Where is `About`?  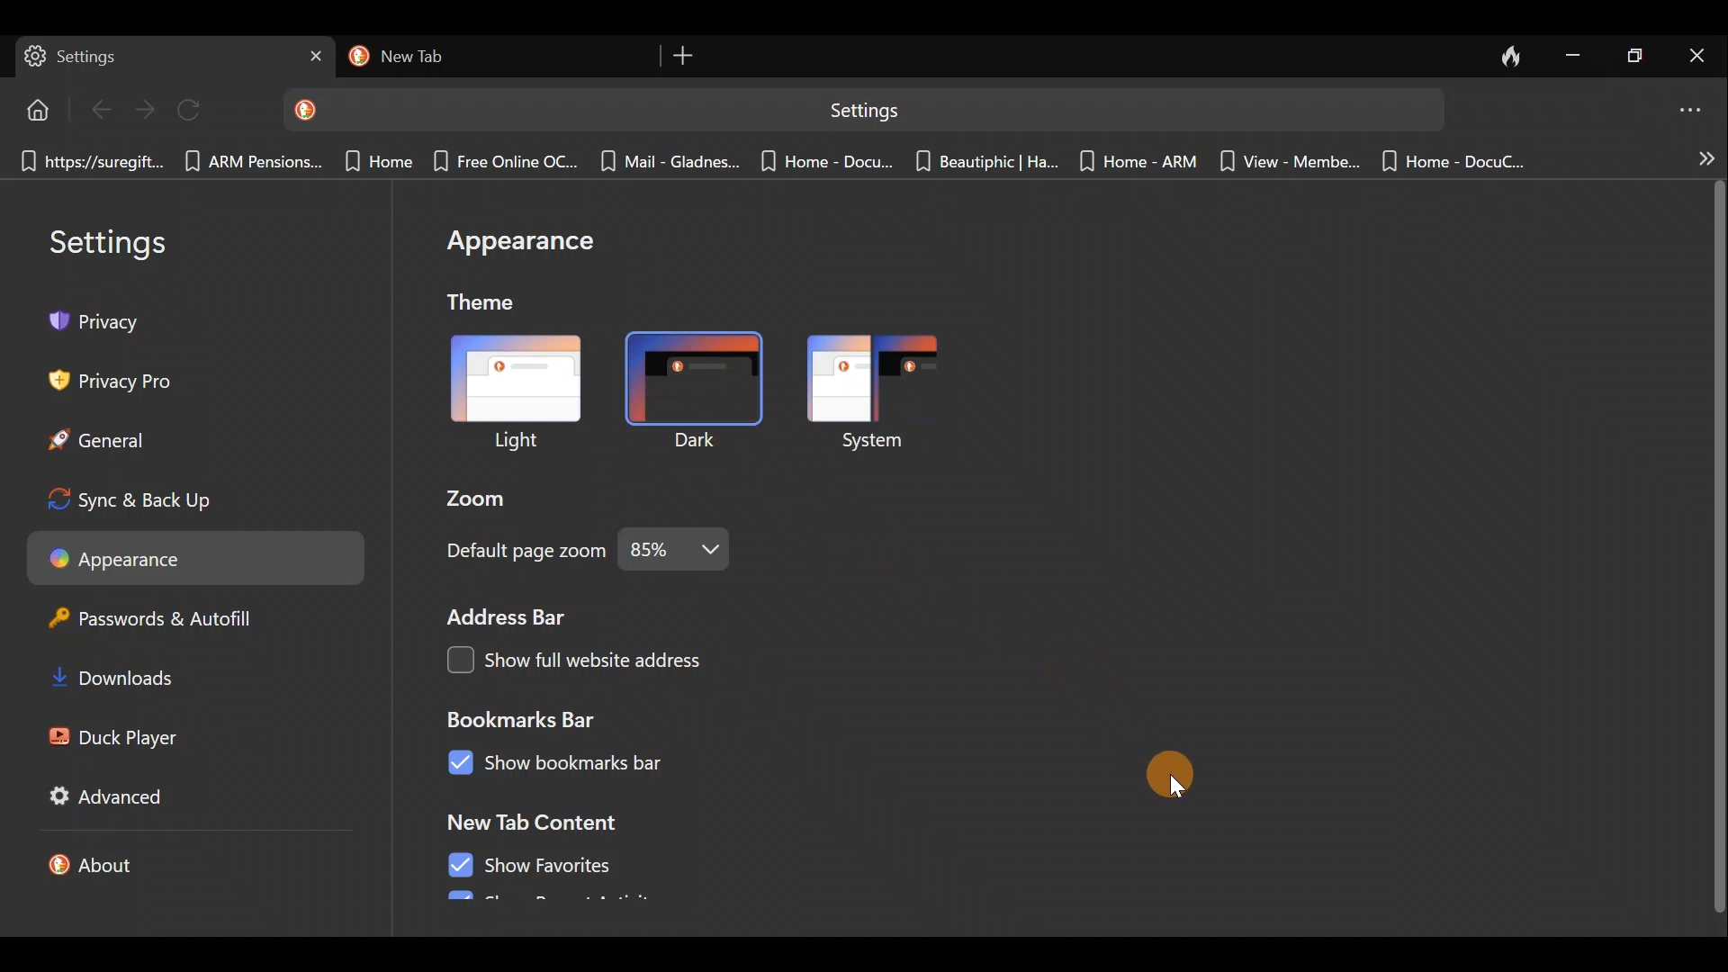 About is located at coordinates (114, 862).